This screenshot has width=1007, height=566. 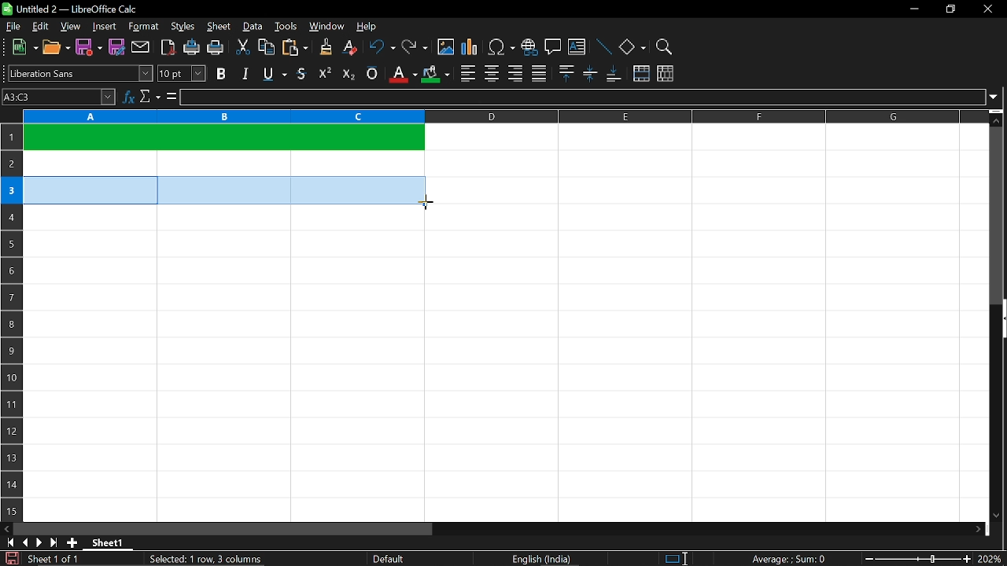 What do you see at coordinates (677, 559) in the screenshot?
I see `standard selection` at bounding box center [677, 559].